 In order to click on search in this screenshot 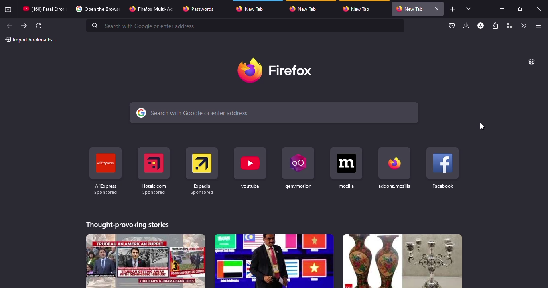, I will do `click(190, 113)`.